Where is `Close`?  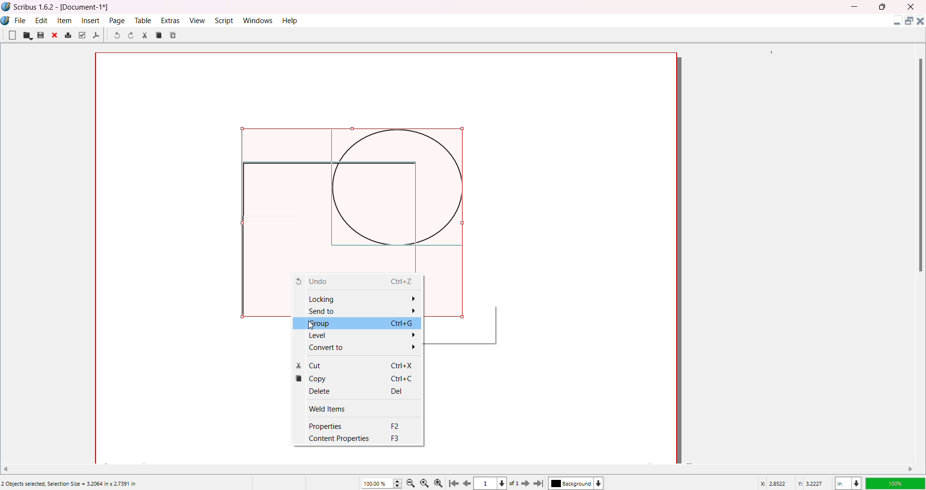
Close is located at coordinates (55, 36).